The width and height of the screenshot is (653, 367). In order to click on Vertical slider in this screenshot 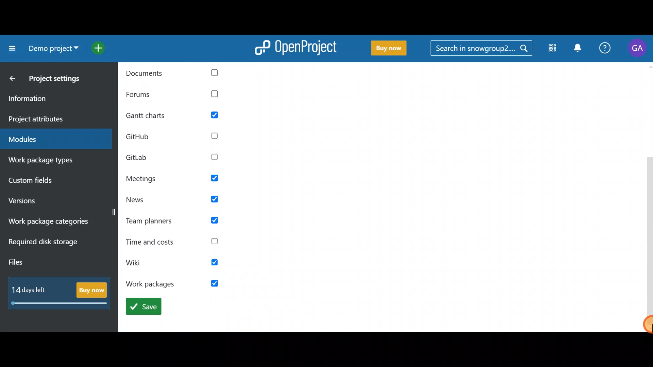, I will do `click(649, 197)`.